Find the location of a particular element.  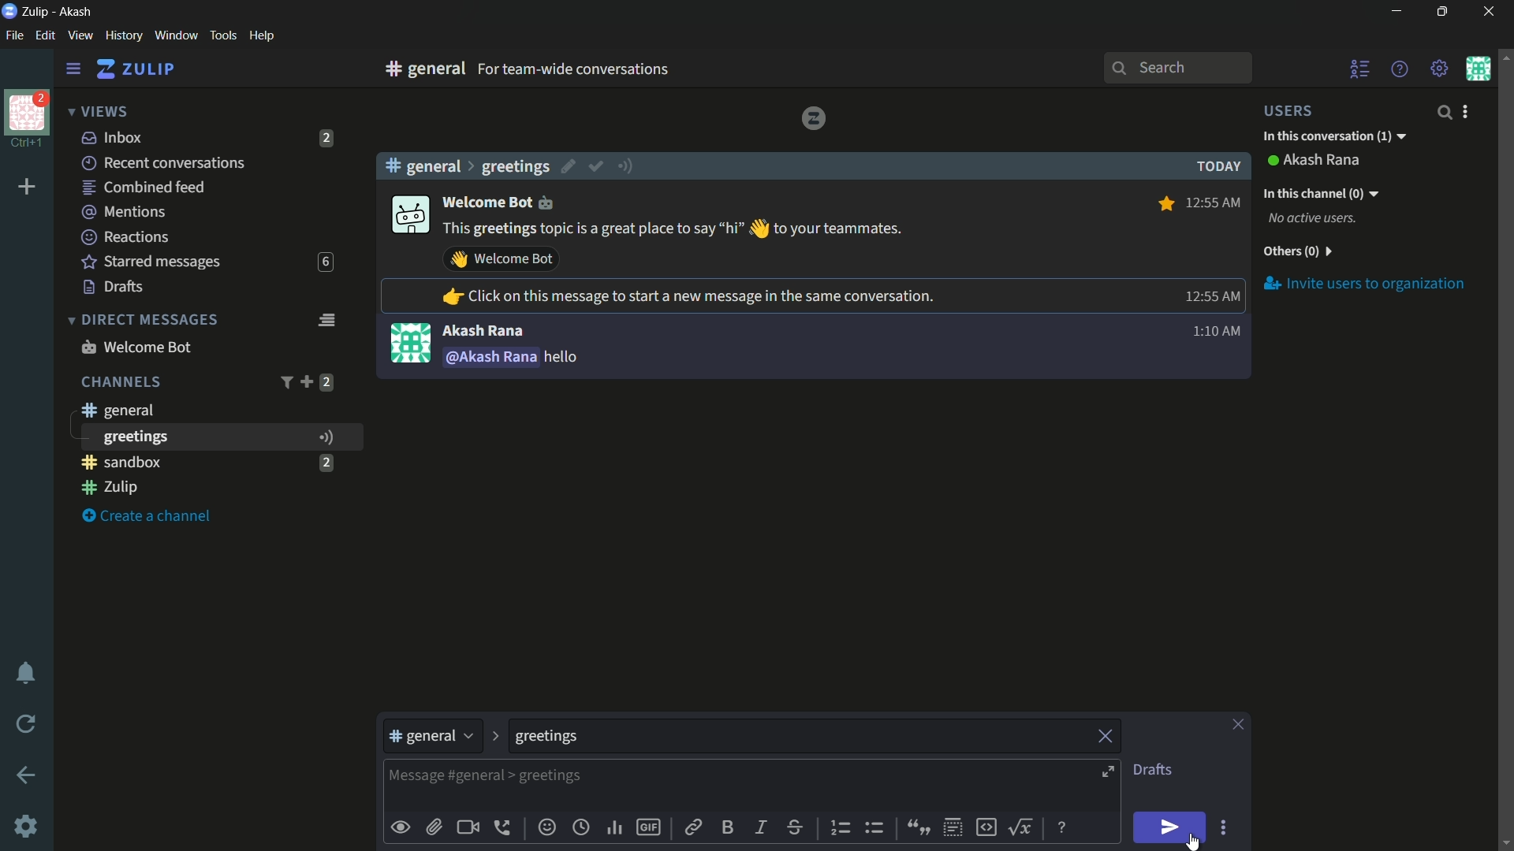

2 unread messages is located at coordinates (326, 462).